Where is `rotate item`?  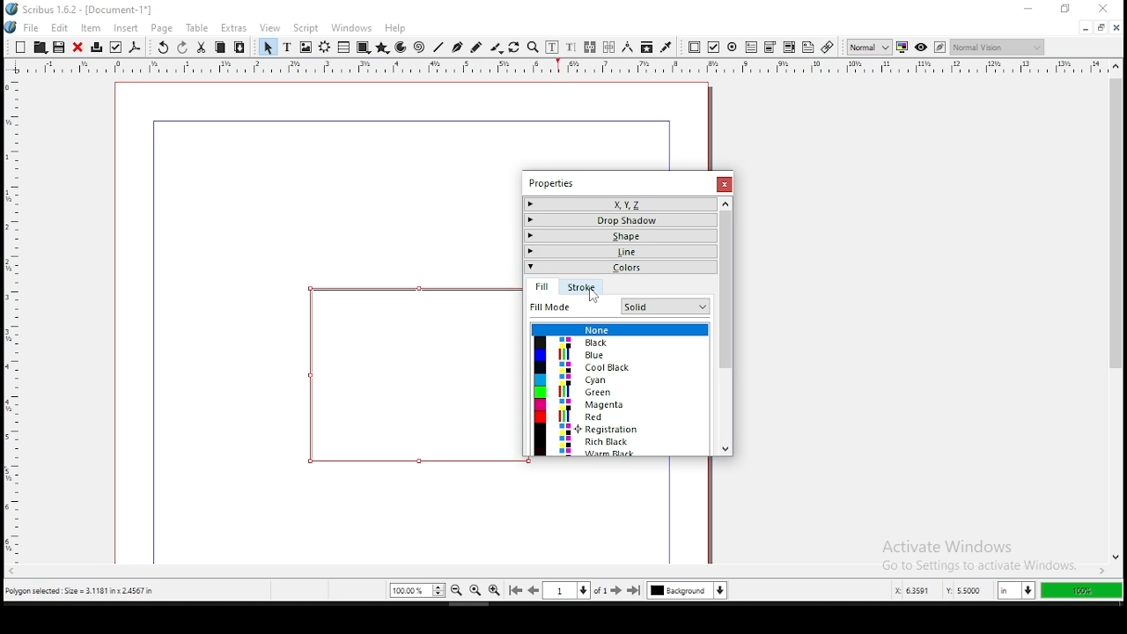
rotate item is located at coordinates (514, 48).